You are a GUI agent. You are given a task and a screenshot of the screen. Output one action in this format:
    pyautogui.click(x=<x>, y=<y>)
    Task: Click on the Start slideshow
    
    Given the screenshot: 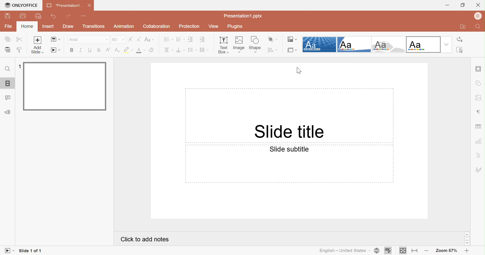 What is the action you would take?
    pyautogui.click(x=55, y=50)
    